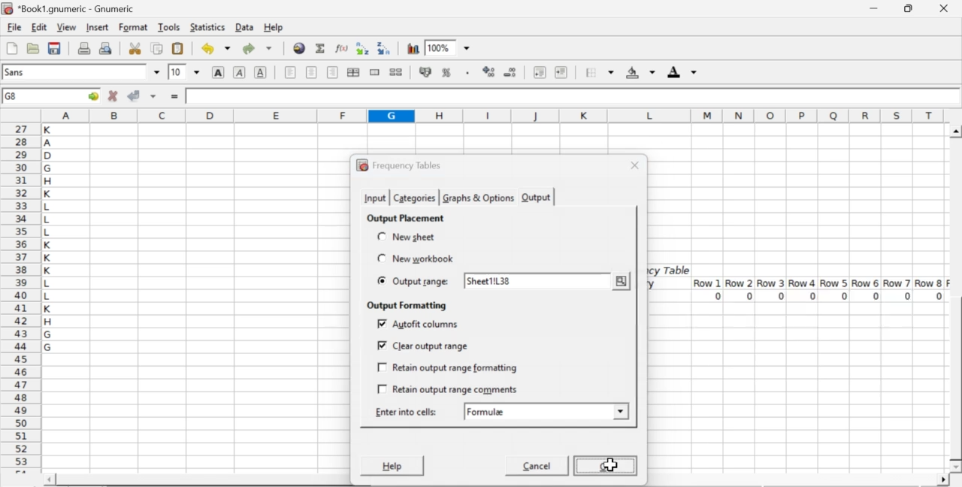 The image size is (962, 487). I want to click on drop down, so click(467, 49).